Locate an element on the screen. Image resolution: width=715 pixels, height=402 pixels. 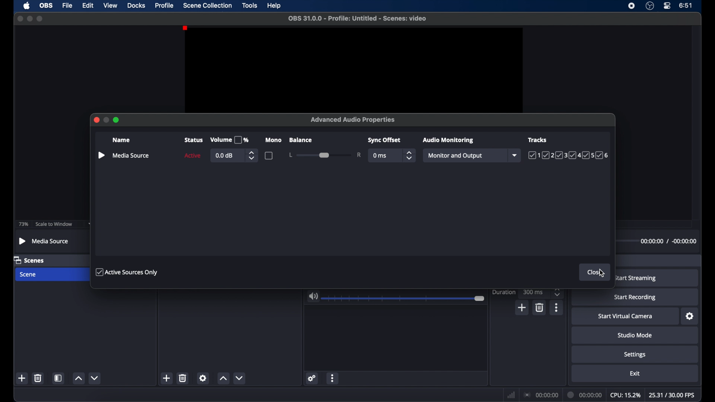
advanced audio properties is located at coordinates (353, 120).